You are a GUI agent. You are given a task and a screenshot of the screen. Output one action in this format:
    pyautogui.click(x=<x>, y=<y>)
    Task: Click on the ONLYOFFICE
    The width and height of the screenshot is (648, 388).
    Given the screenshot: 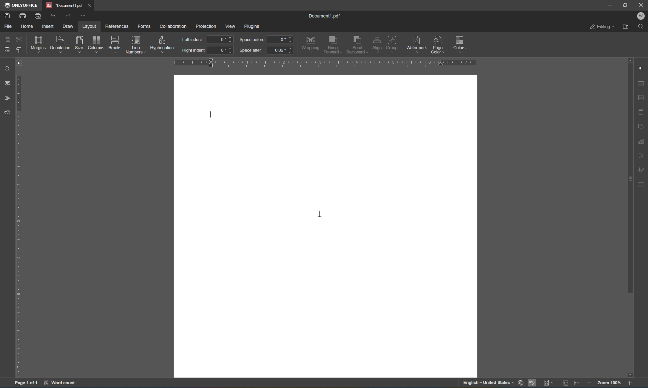 What is the action you would take?
    pyautogui.click(x=20, y=5)
    